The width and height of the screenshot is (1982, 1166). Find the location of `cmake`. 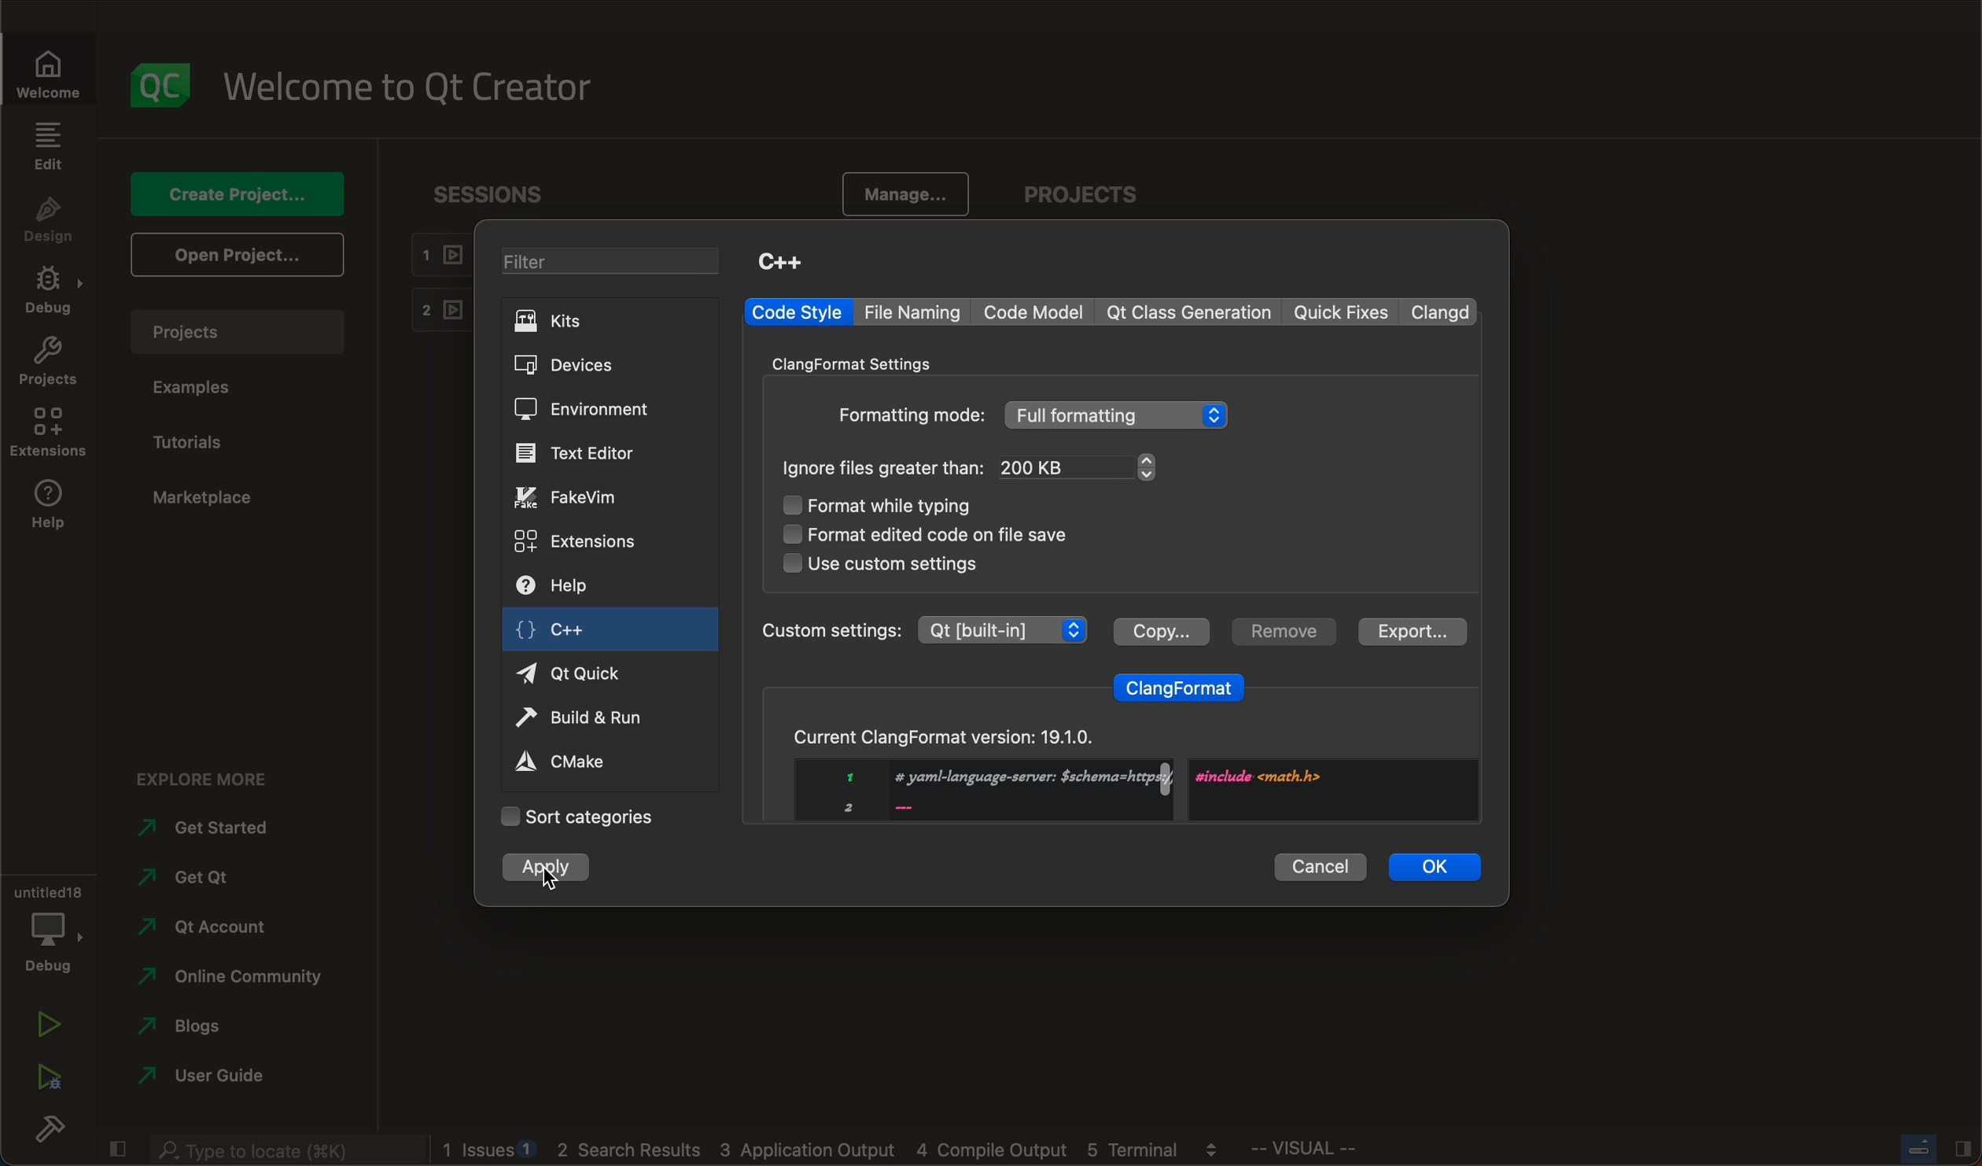

cmake is located at coordinates (578, 760).